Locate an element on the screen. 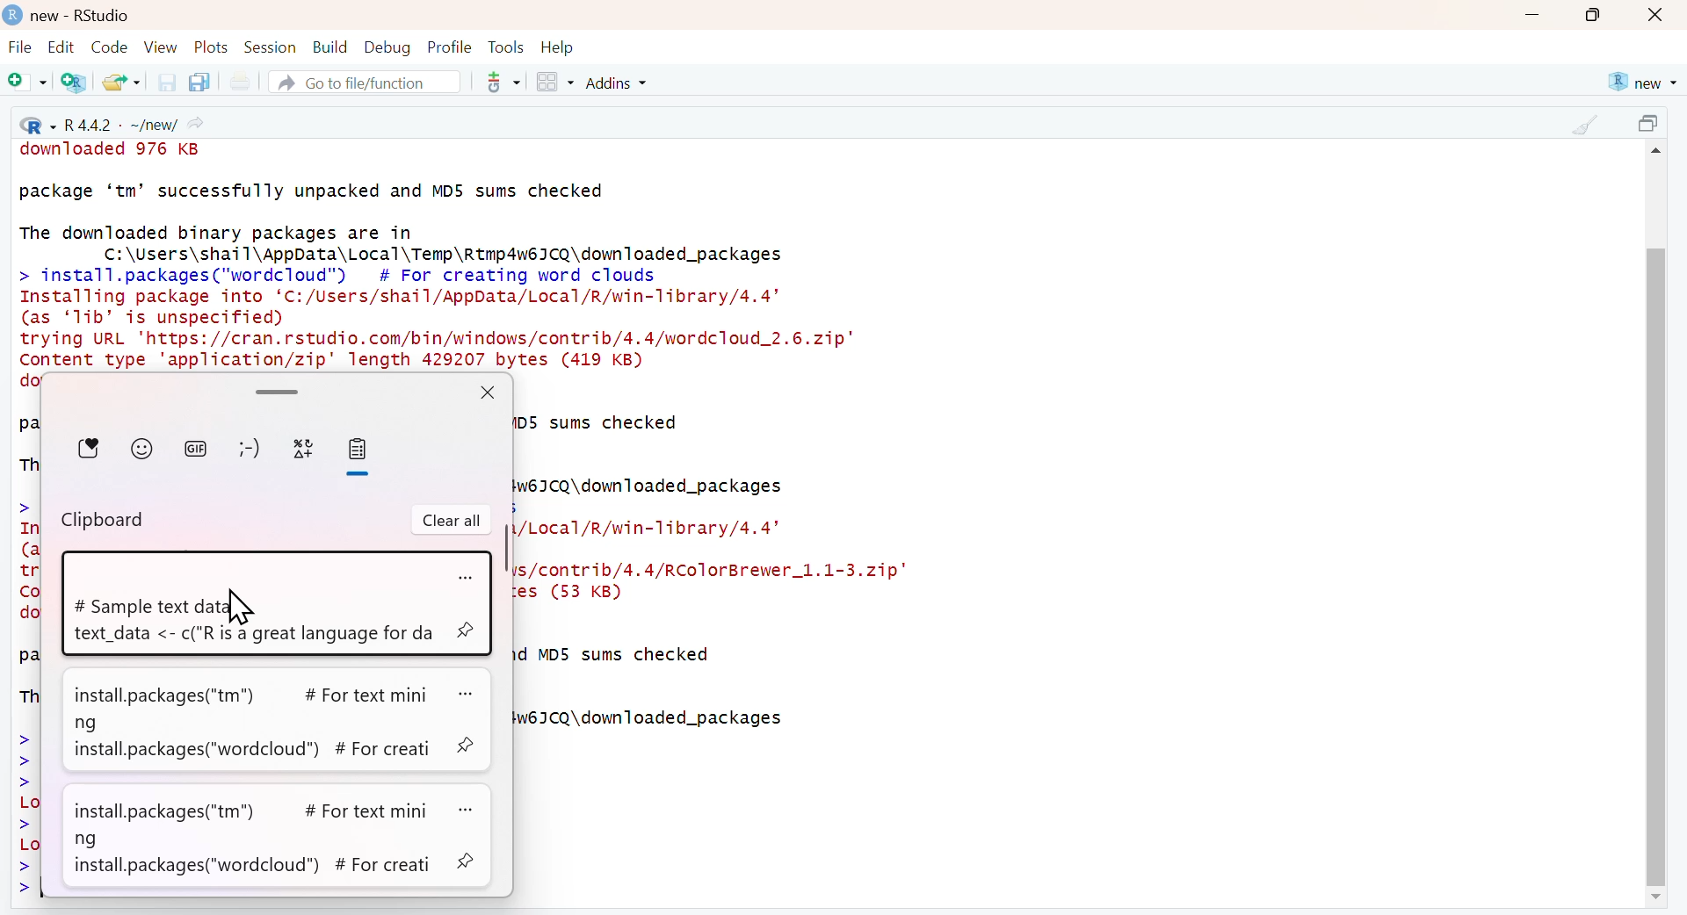  scroll bar is located at coordinates (1654, 566).